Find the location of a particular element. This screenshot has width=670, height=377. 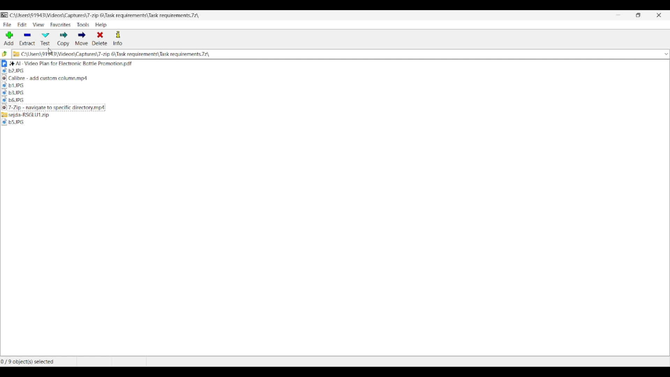

0/9 objects selected is located at coordinates (37, 362).